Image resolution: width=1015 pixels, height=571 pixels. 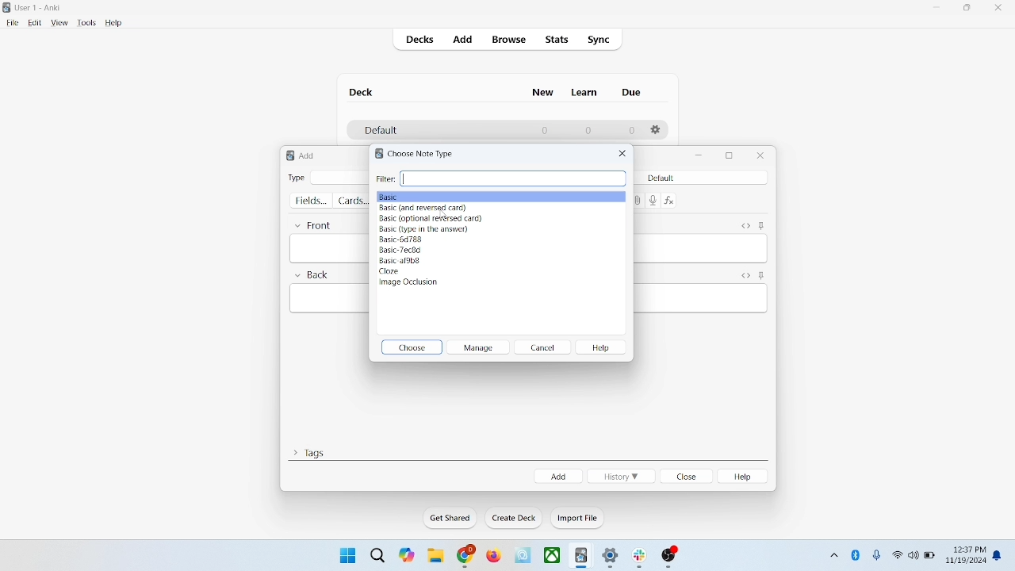 What do you see at coordinates (745, 477) in the screenshot?
I see `help` at bounding box center [745, 477].